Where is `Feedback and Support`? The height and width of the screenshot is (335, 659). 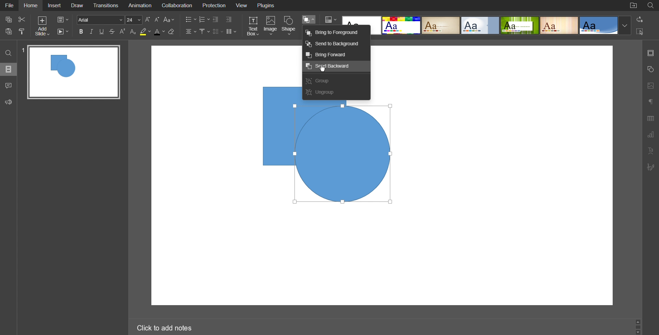 Feedback and Support is located at coordinates (8, 102).